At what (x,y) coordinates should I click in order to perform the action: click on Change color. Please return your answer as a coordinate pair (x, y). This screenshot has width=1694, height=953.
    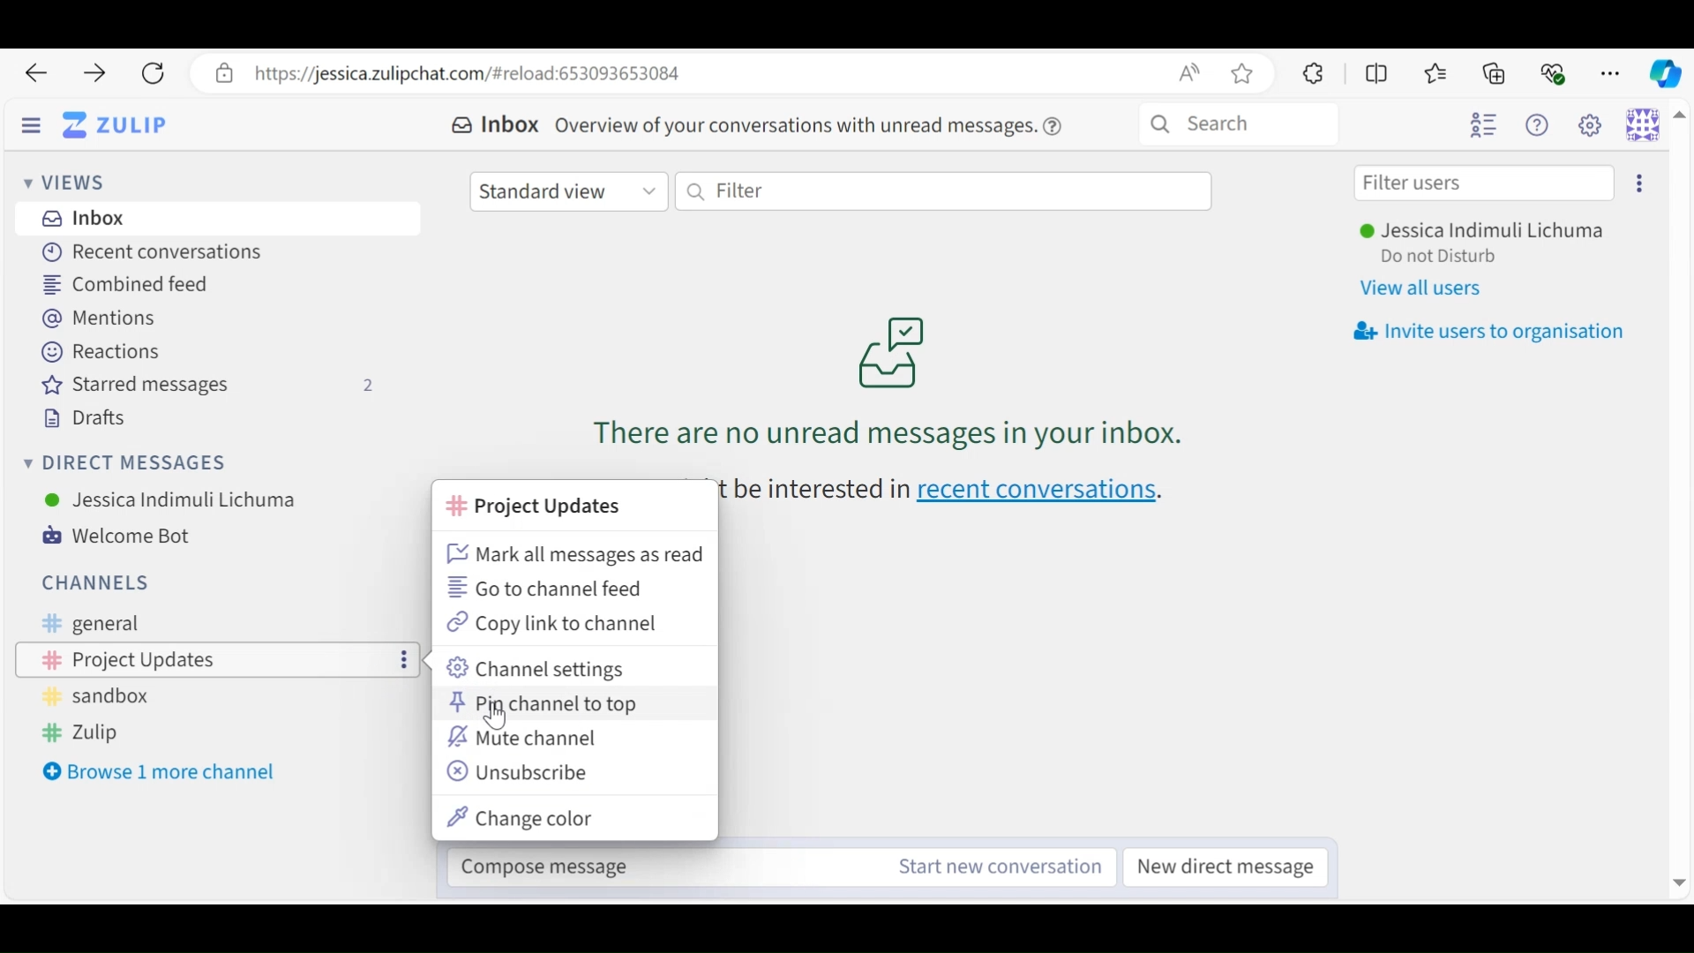
    Looking at the image, I should click on (528, 819).